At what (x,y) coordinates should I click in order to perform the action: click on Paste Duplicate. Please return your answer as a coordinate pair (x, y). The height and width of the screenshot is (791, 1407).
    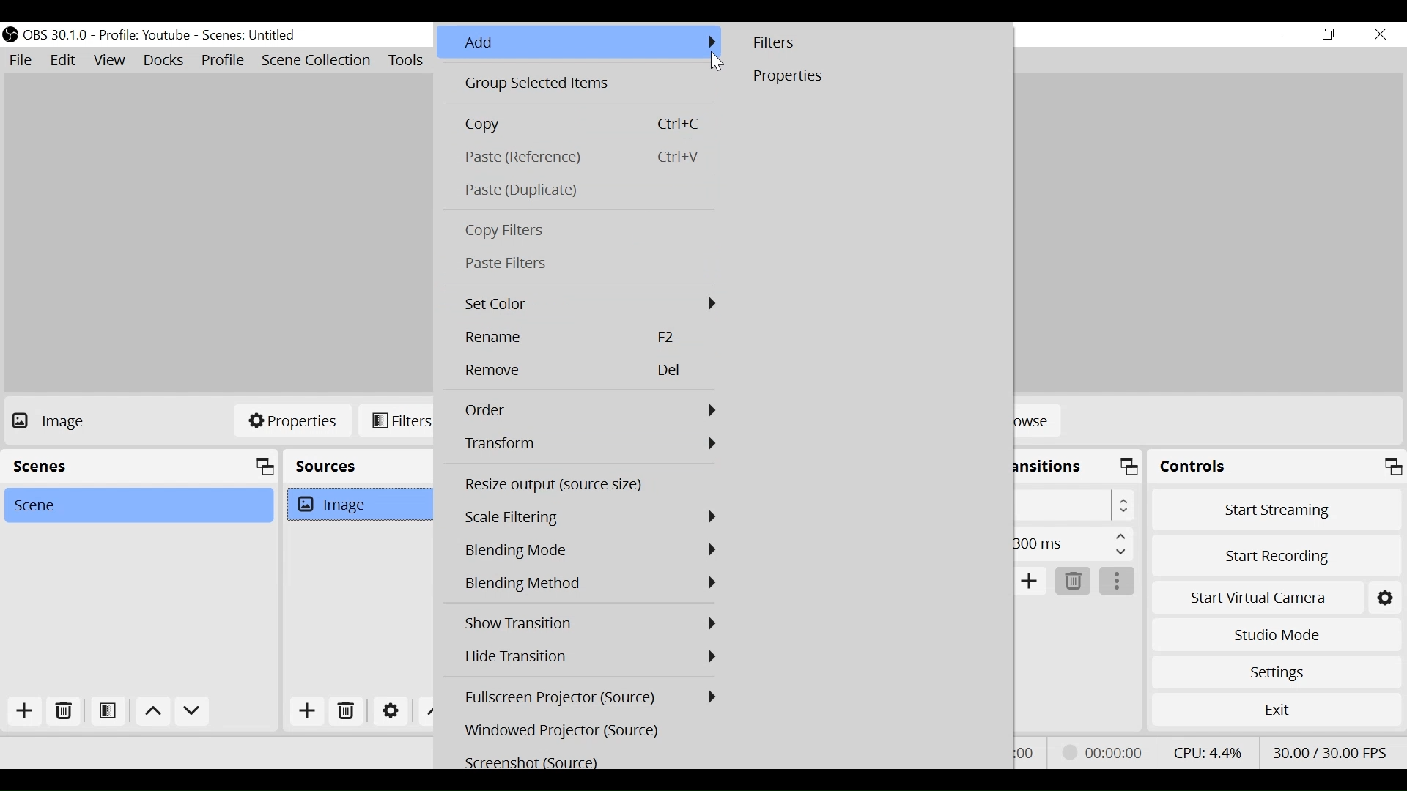
    Looking at the image, I should click on (583, 192).